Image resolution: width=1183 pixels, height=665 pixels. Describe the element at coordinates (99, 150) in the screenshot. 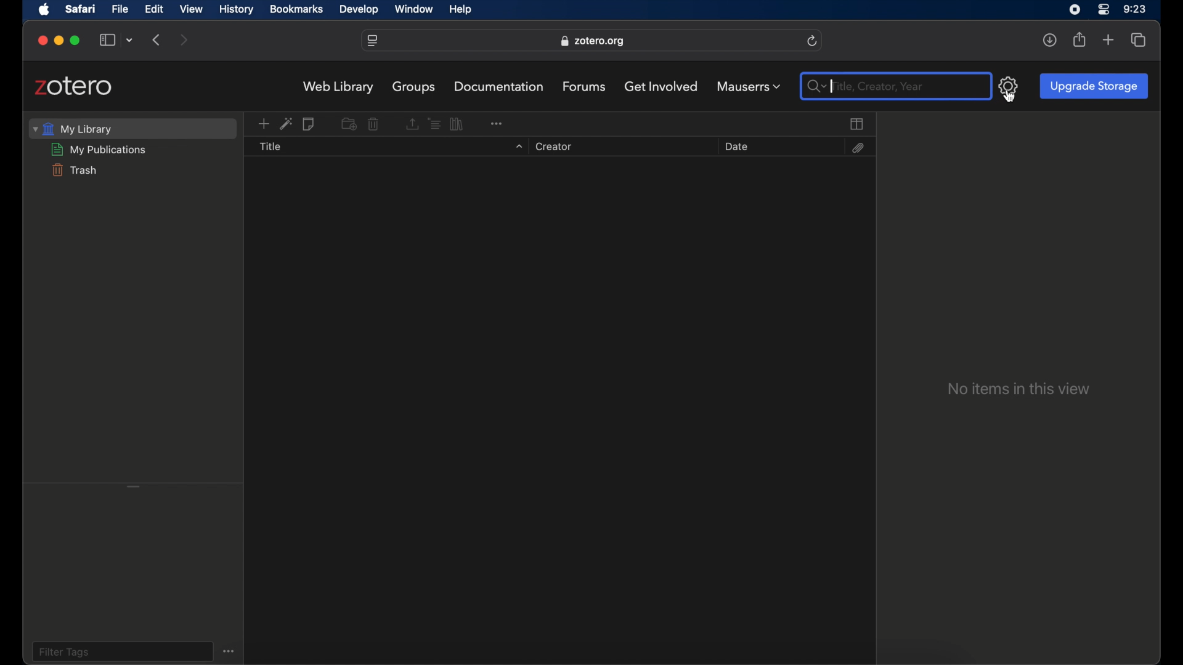

I see `my publications` at that location.